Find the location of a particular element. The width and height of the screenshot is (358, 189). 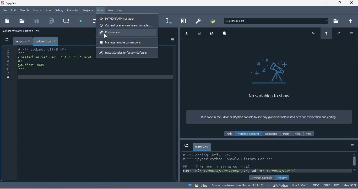

source is located at coordinates (37, 10).